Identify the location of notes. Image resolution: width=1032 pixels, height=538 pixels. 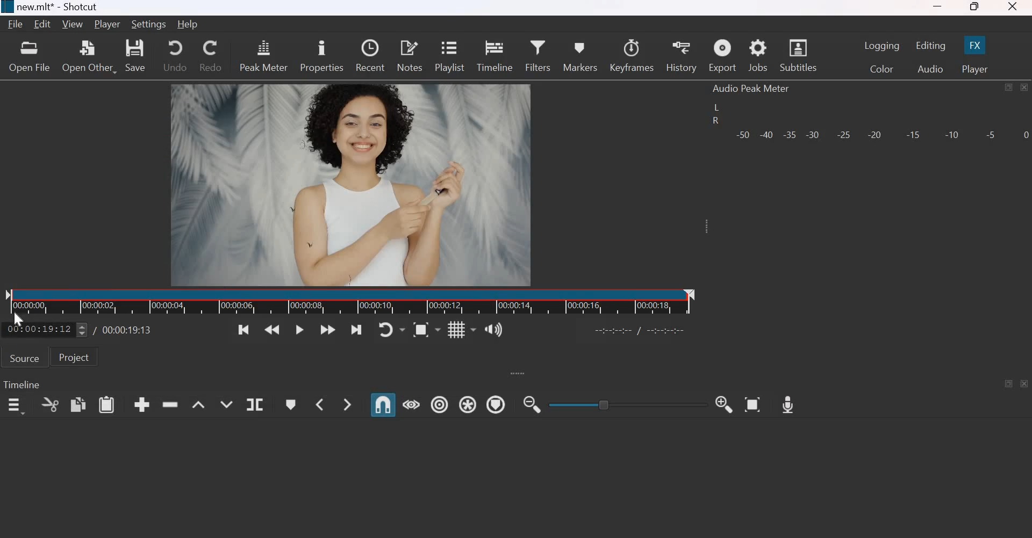
(410, 55).